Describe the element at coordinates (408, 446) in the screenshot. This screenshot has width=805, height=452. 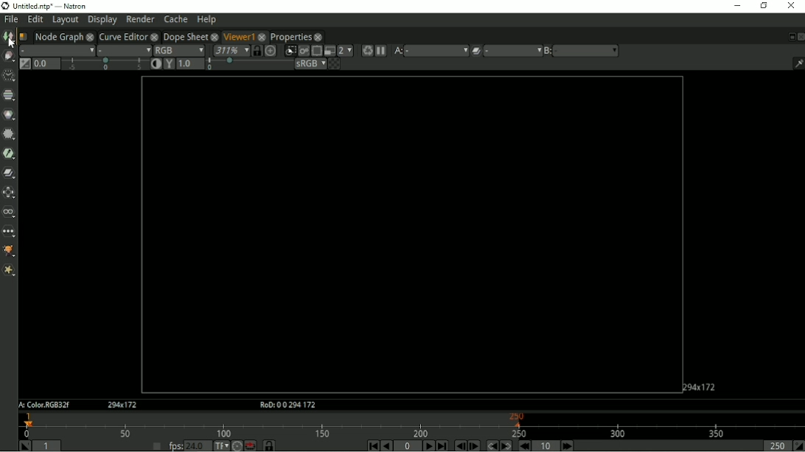
I see `Current frame` at that location.